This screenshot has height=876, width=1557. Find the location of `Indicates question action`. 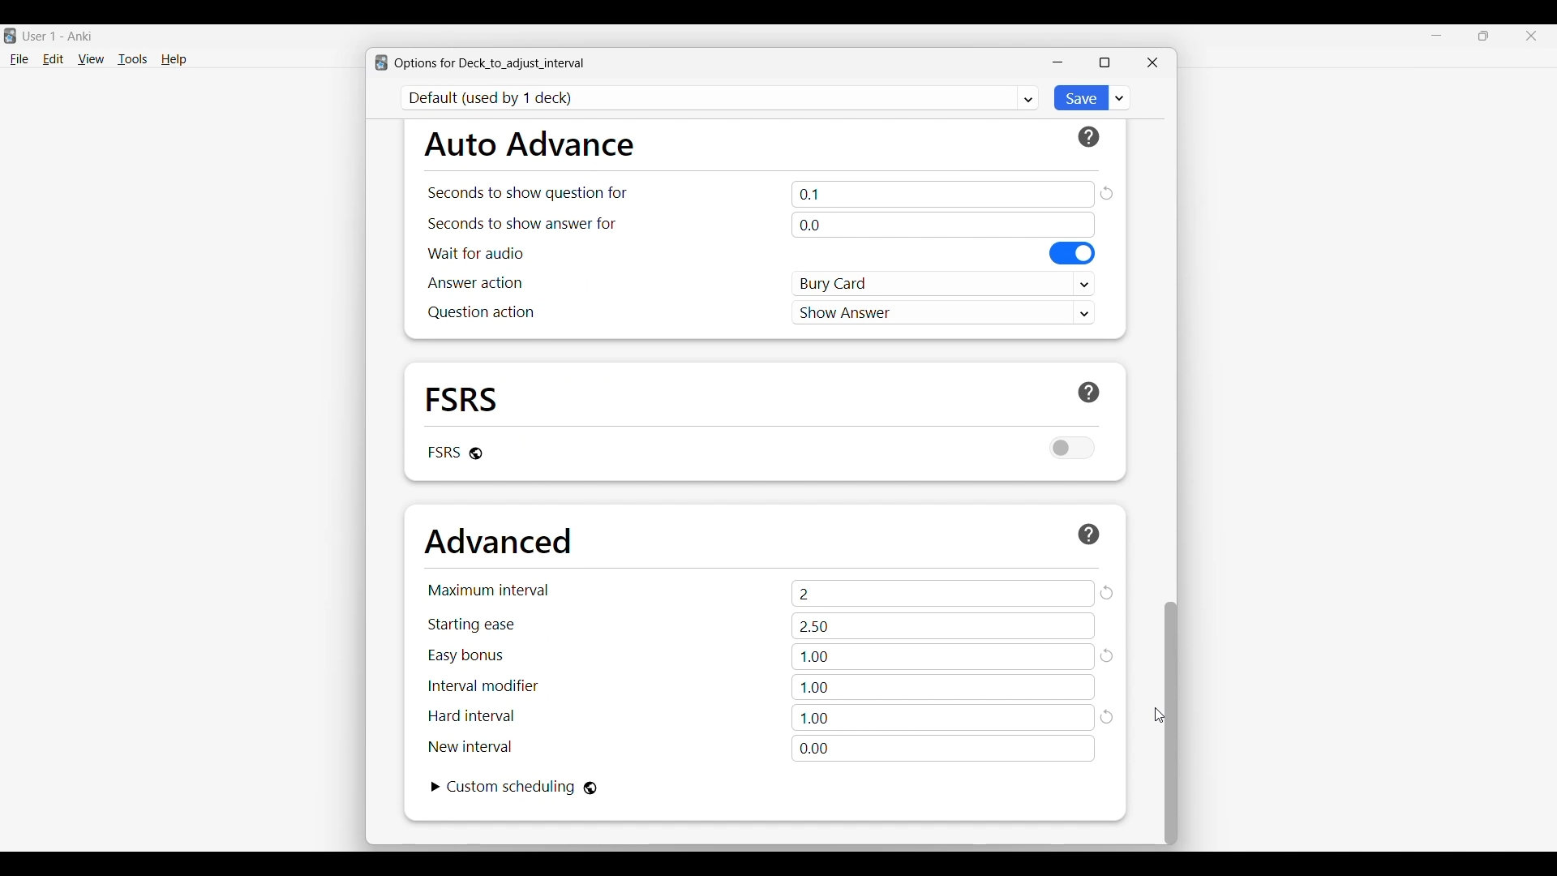

Indicates question action is located at coordinates (481, 312).